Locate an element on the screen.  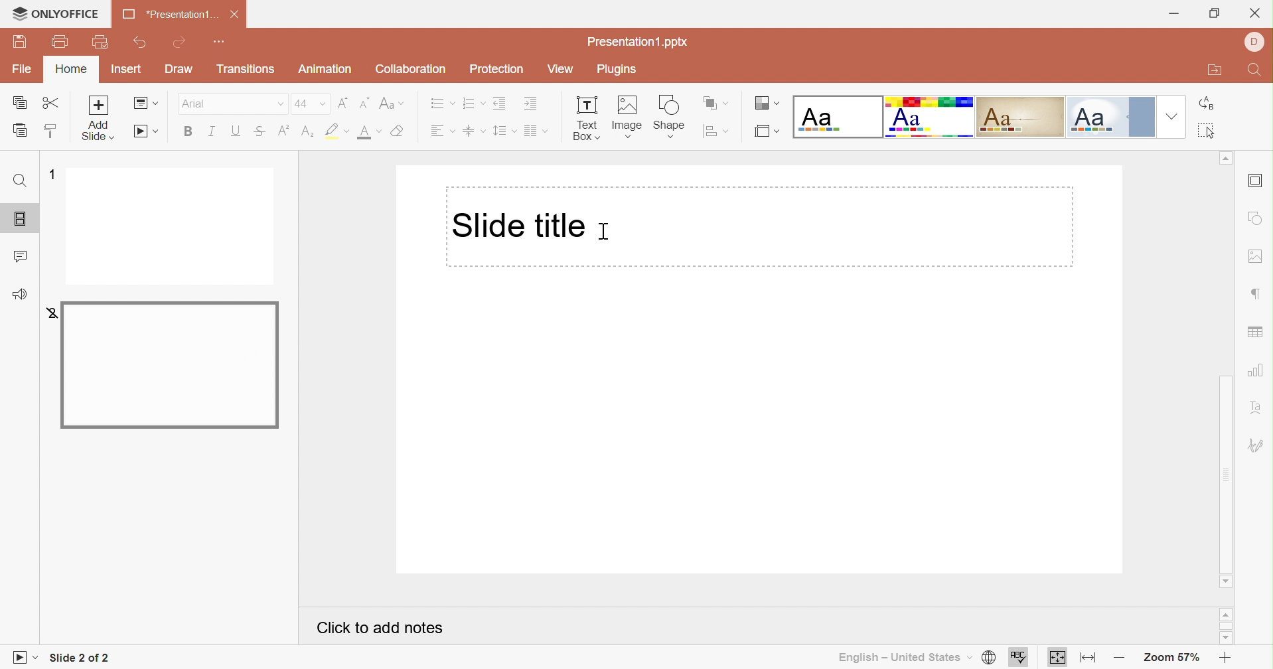
Copy style is located at coordinates (52, 133).